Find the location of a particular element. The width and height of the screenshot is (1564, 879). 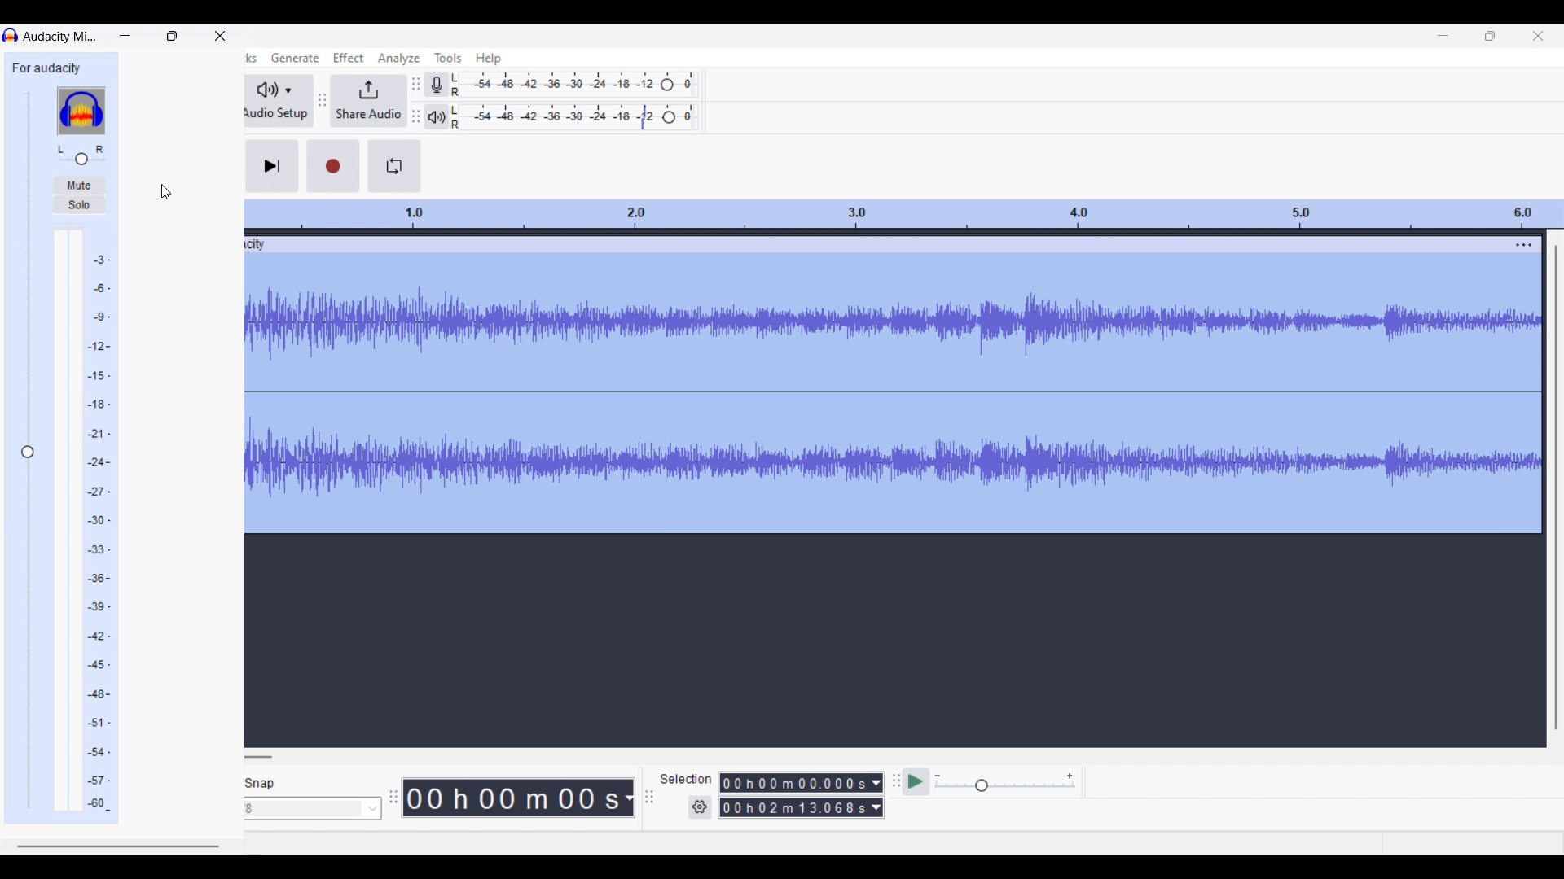

Tools menu is located at coordinates (448, 58).